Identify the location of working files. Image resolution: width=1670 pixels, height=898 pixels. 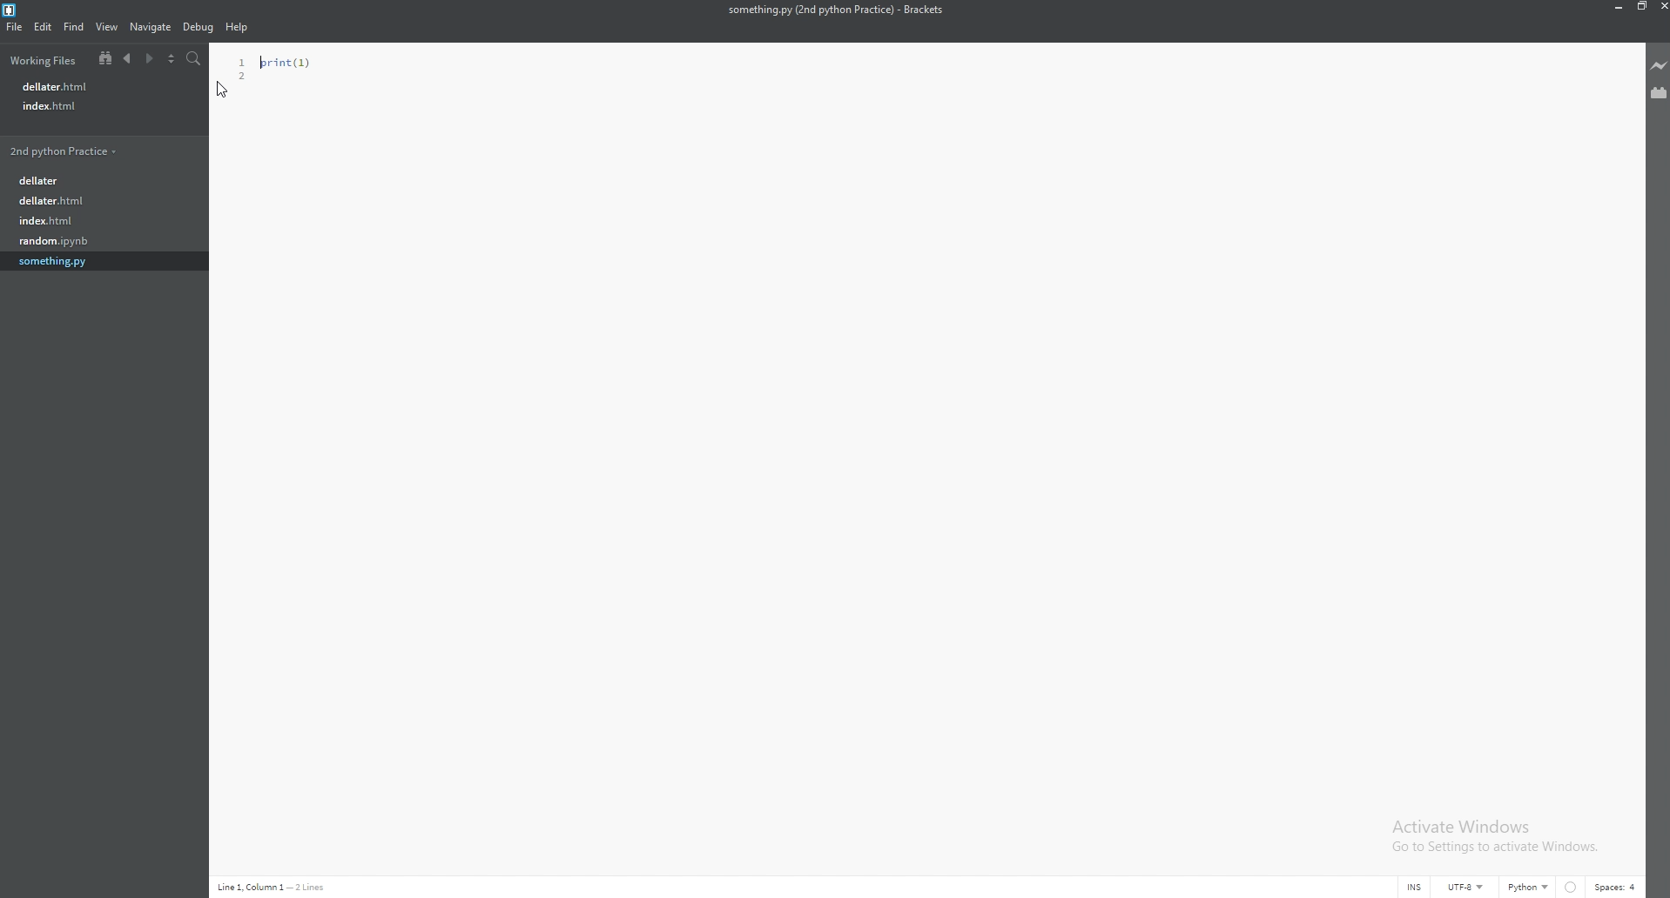
(42, 61).